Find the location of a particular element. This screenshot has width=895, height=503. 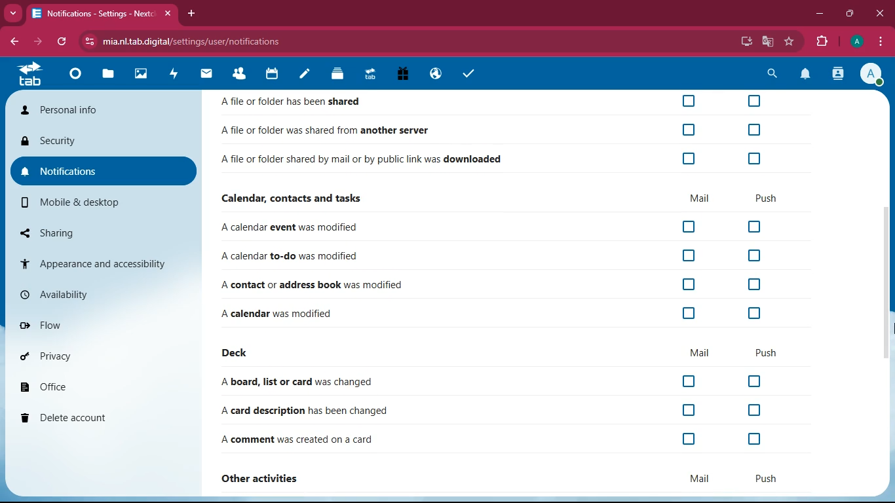

cursor is located at coordinates (889, 327).